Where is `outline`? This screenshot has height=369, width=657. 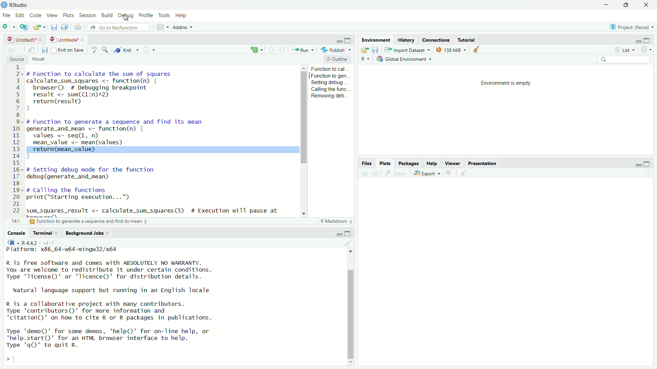 outline is located at coordinates (338, 59).